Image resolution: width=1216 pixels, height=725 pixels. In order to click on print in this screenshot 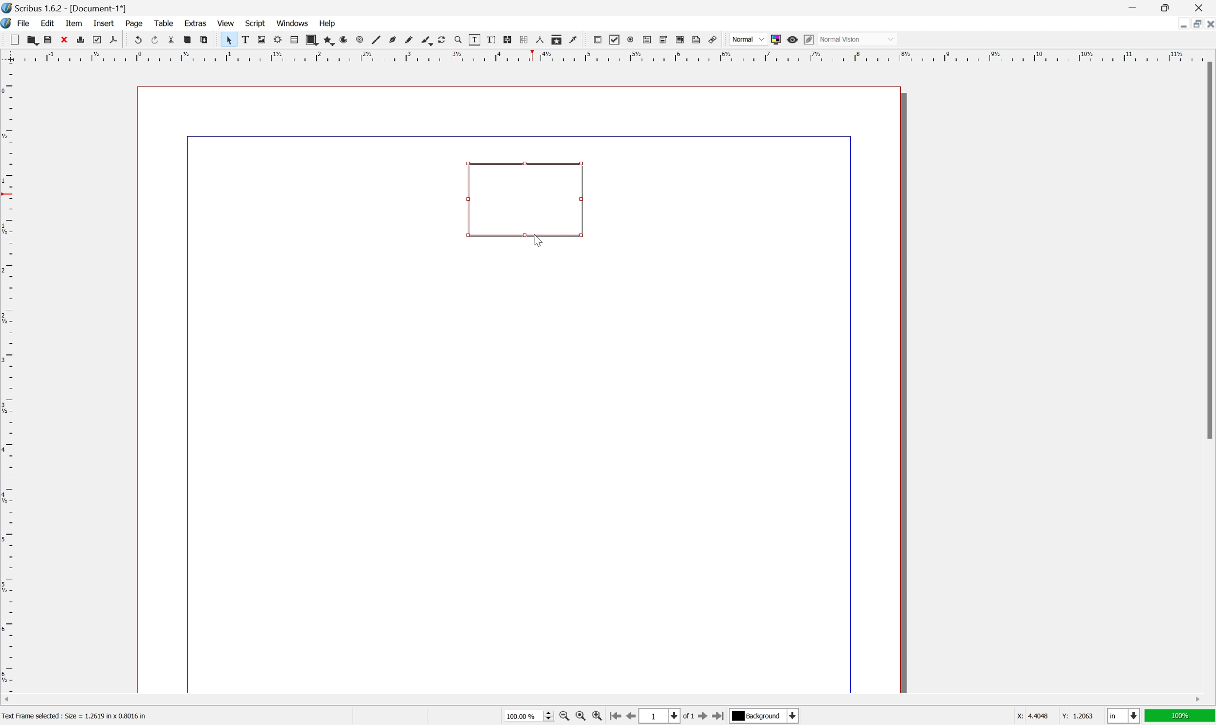, I will do `click(80, 40)`.